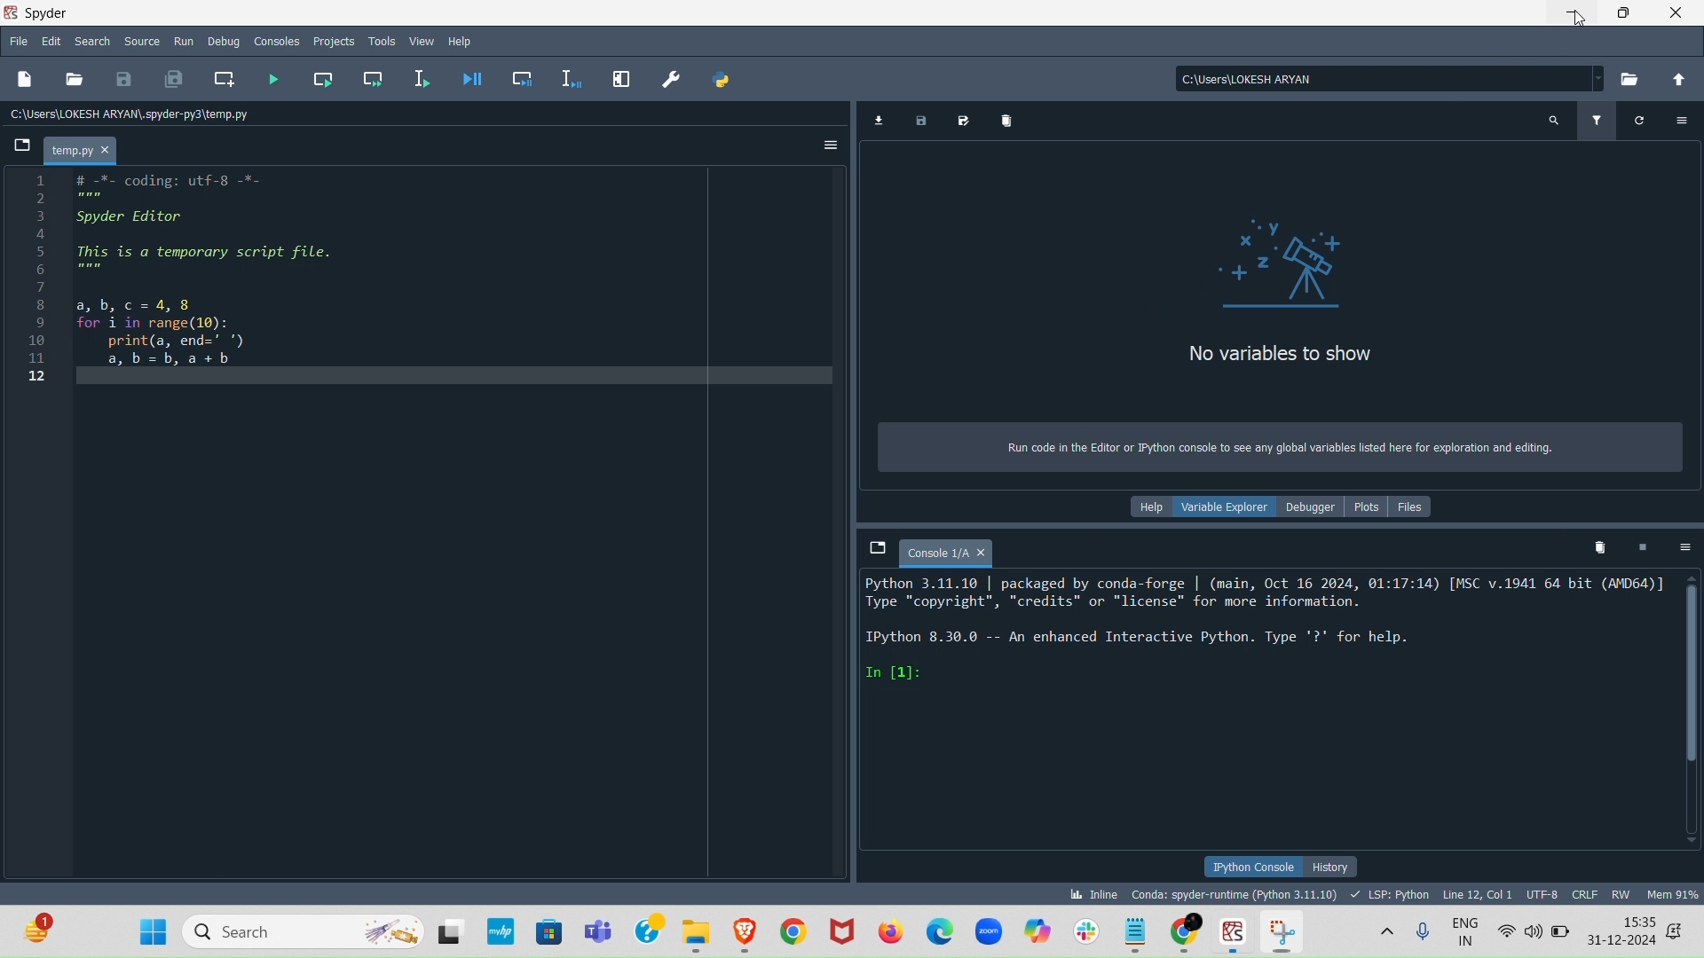  What do you see at coordinates (1380, 74) in the screenshot?
I see `File path` at bounding box center [1380, 74].